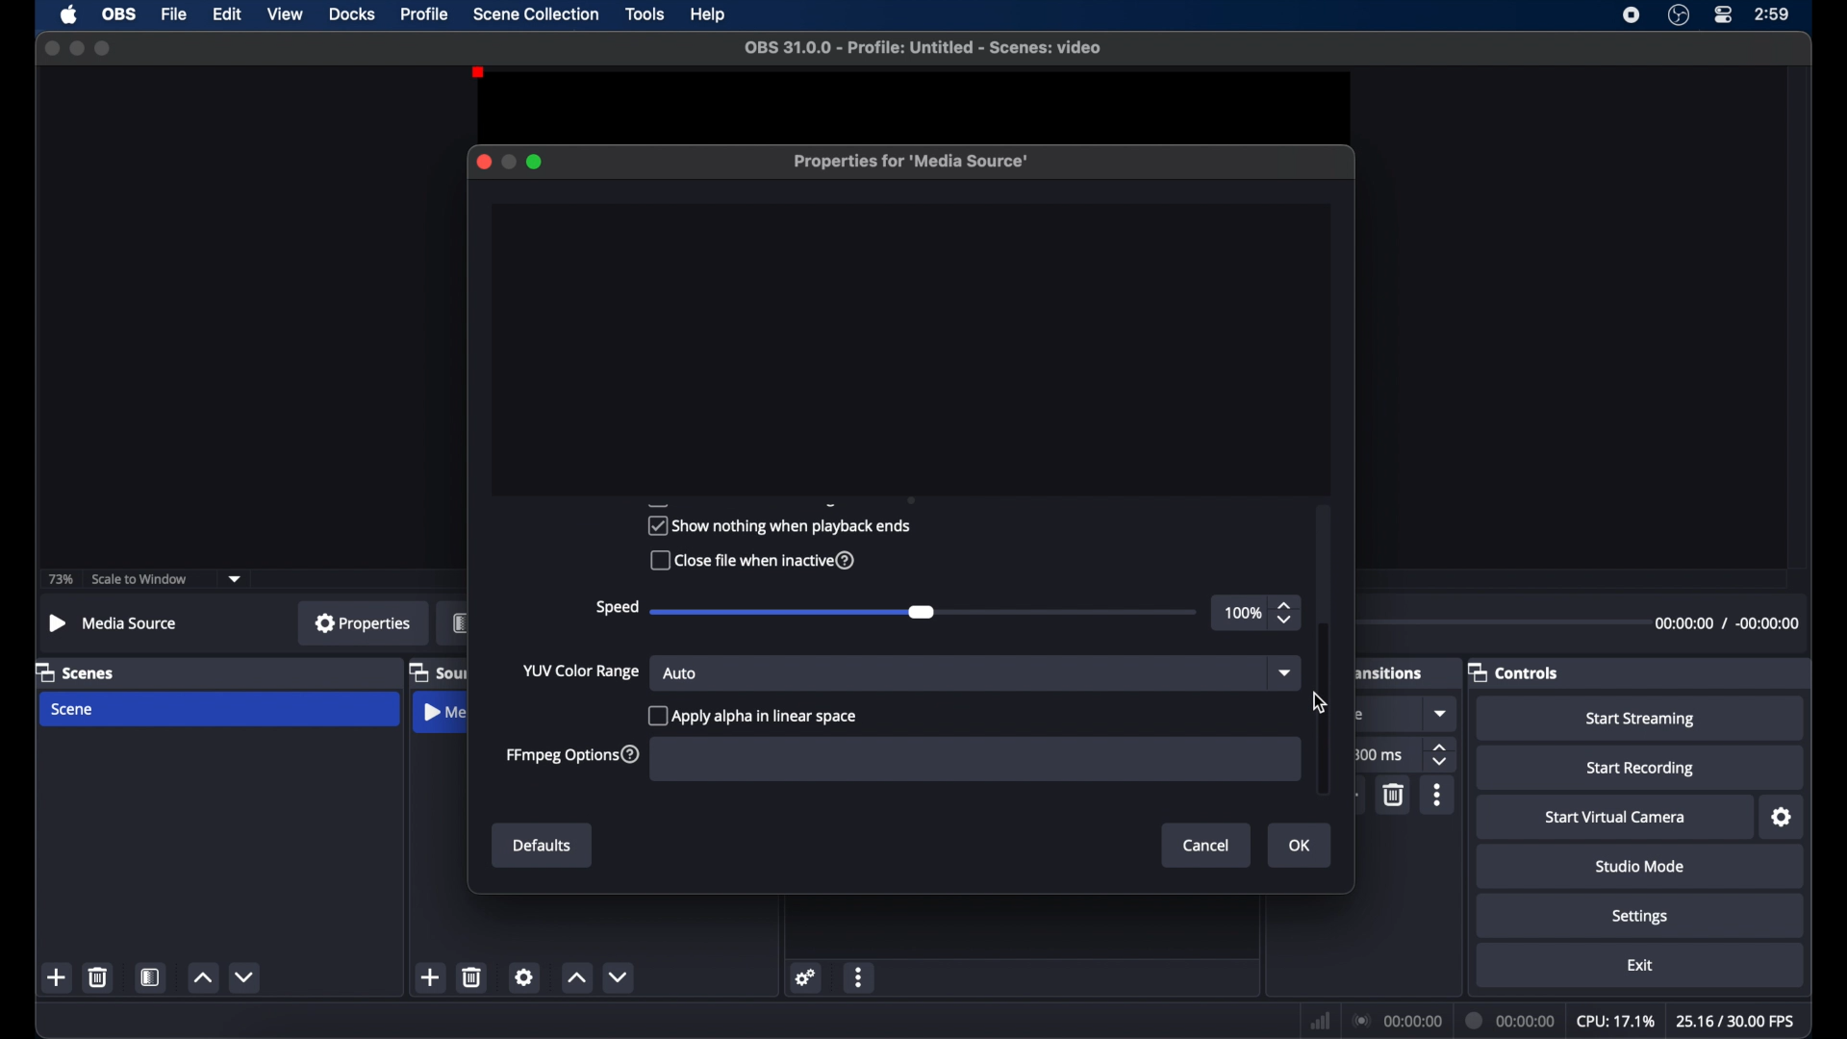 The height and width of the screenshot is (1039, 1847). What do you see at coordinates (923, 613) in the screenshot?
I see `slider` at bounding box center [923, 613].